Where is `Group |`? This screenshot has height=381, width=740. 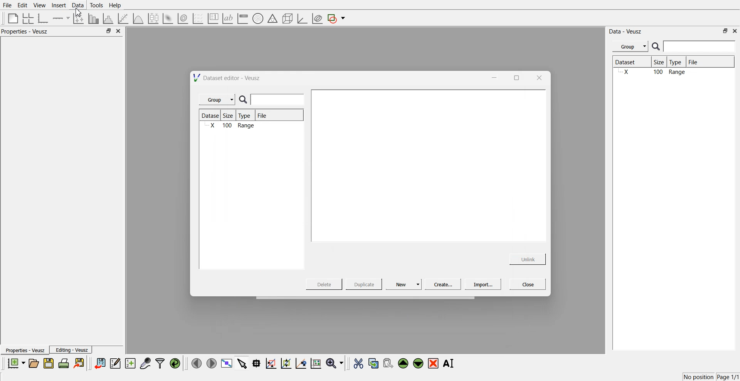
Group | is located at coordinates (218, 100).